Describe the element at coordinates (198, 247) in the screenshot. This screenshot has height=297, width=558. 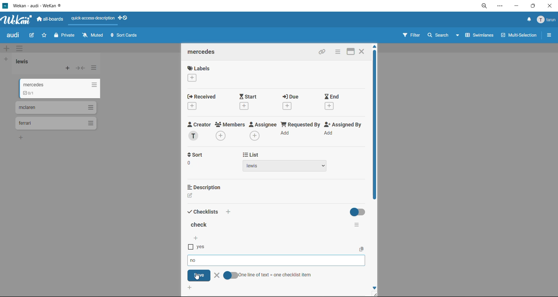
I see `checklist option saved` at that location.